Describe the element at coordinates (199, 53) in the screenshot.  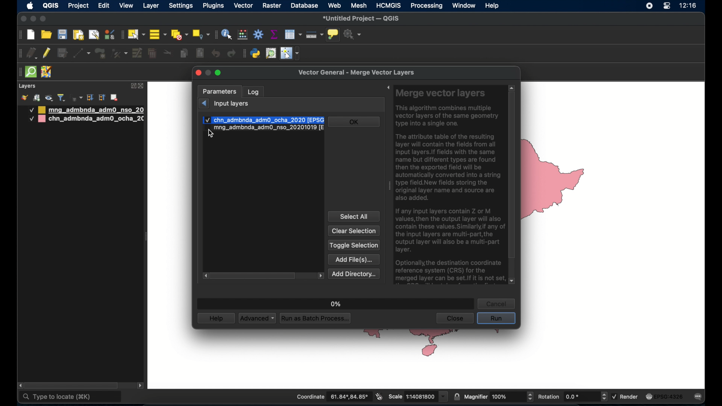
I see `paste features` at that location.